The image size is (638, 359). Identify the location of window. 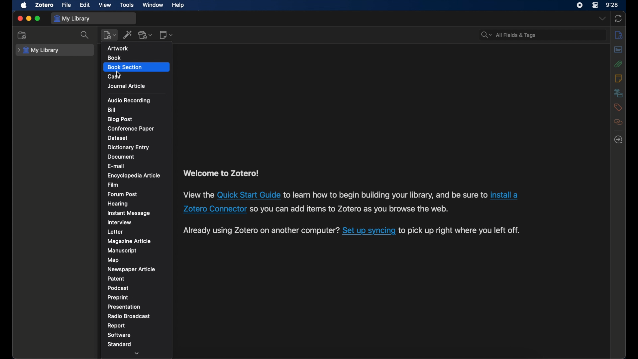
(153, 5).